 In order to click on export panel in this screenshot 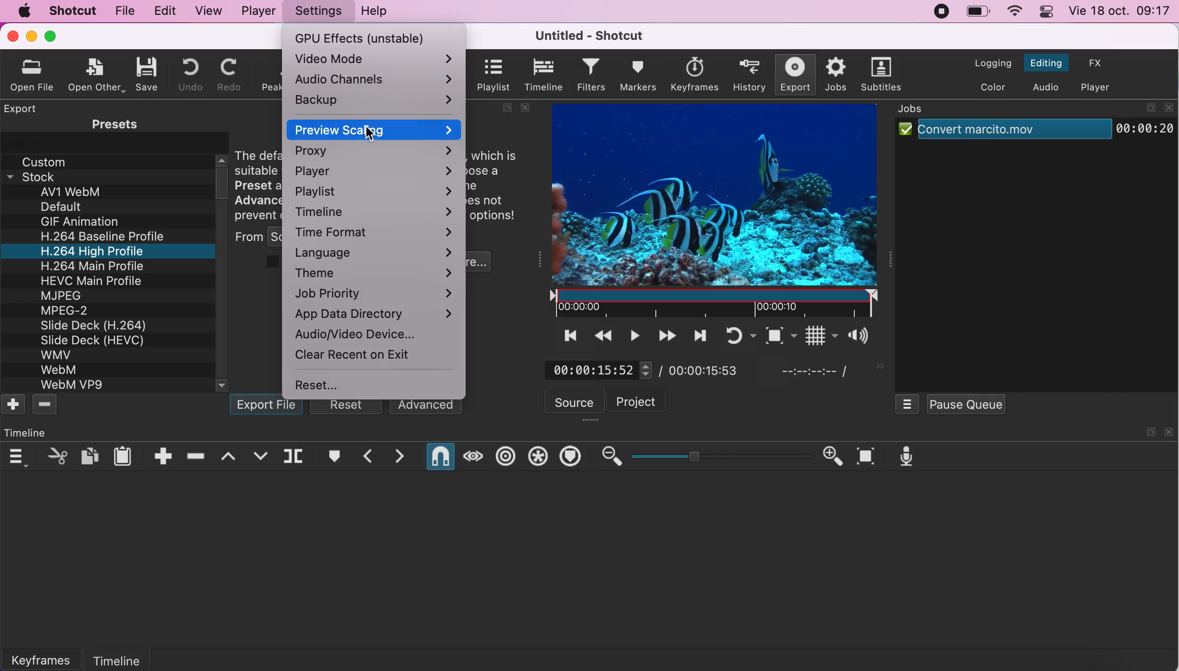, I will do `click(21, 108)`.